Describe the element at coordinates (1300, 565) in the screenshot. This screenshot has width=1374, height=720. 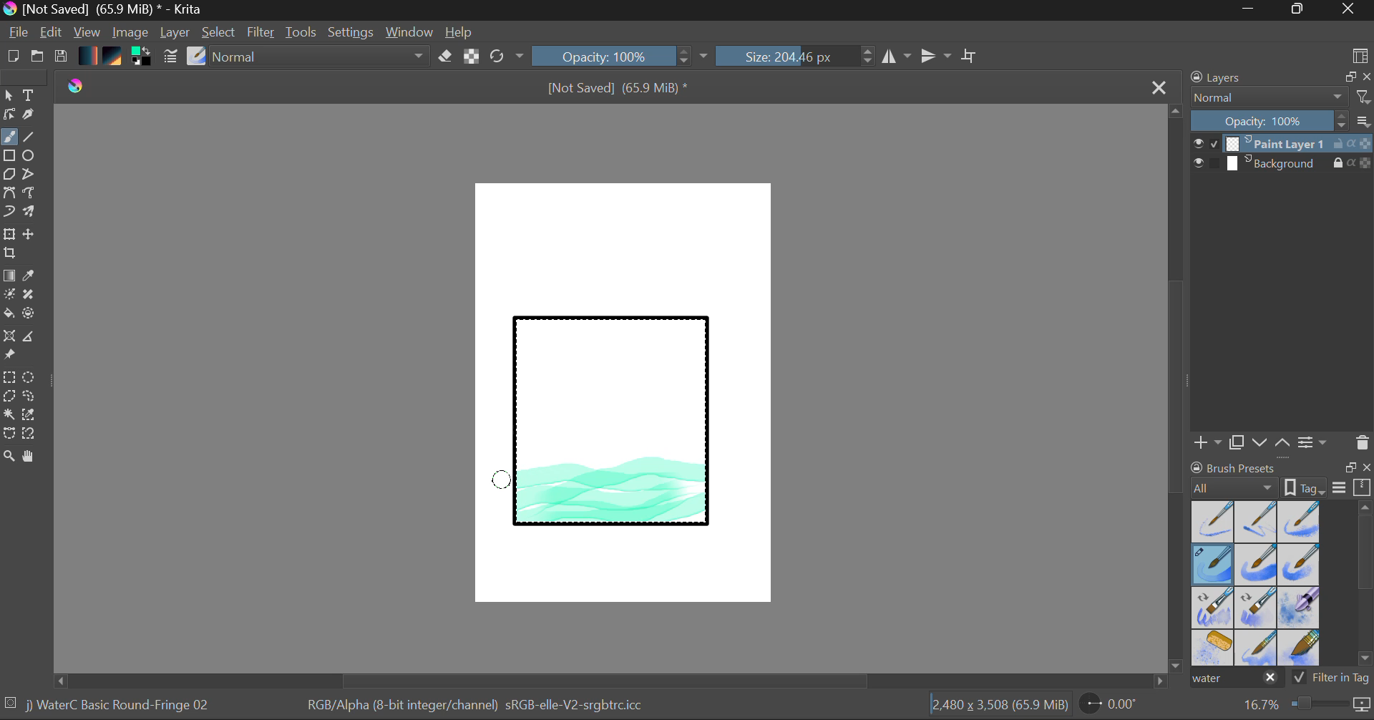
I see `Water C - Grunge` at that location.